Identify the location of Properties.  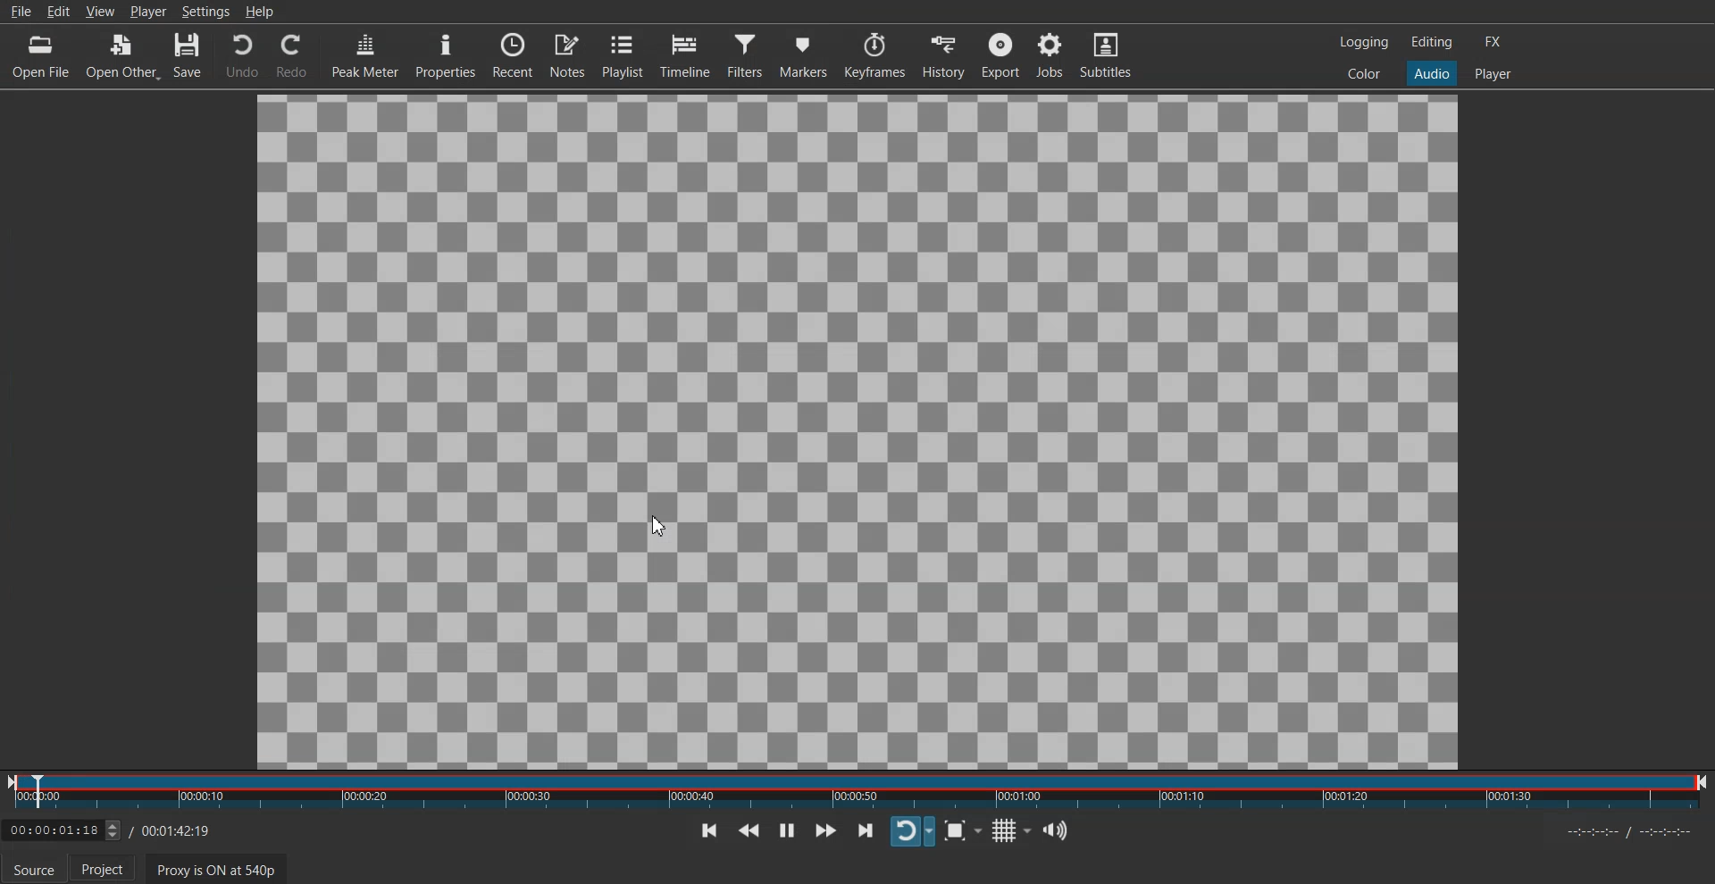
(444, 54).